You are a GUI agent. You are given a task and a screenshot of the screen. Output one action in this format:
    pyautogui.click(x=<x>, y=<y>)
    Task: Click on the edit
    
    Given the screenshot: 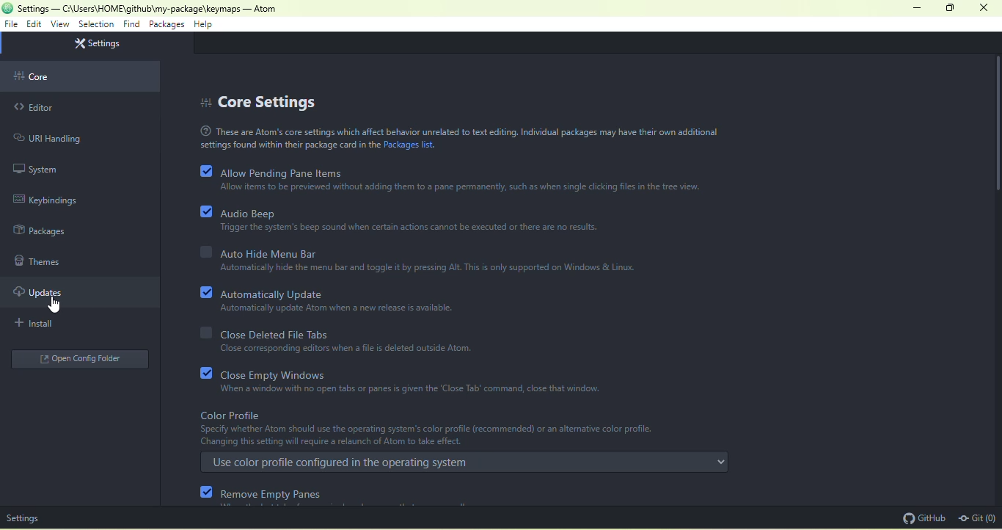 What is the action you would take?
    pyautogui.click(x=34, y=24)
    